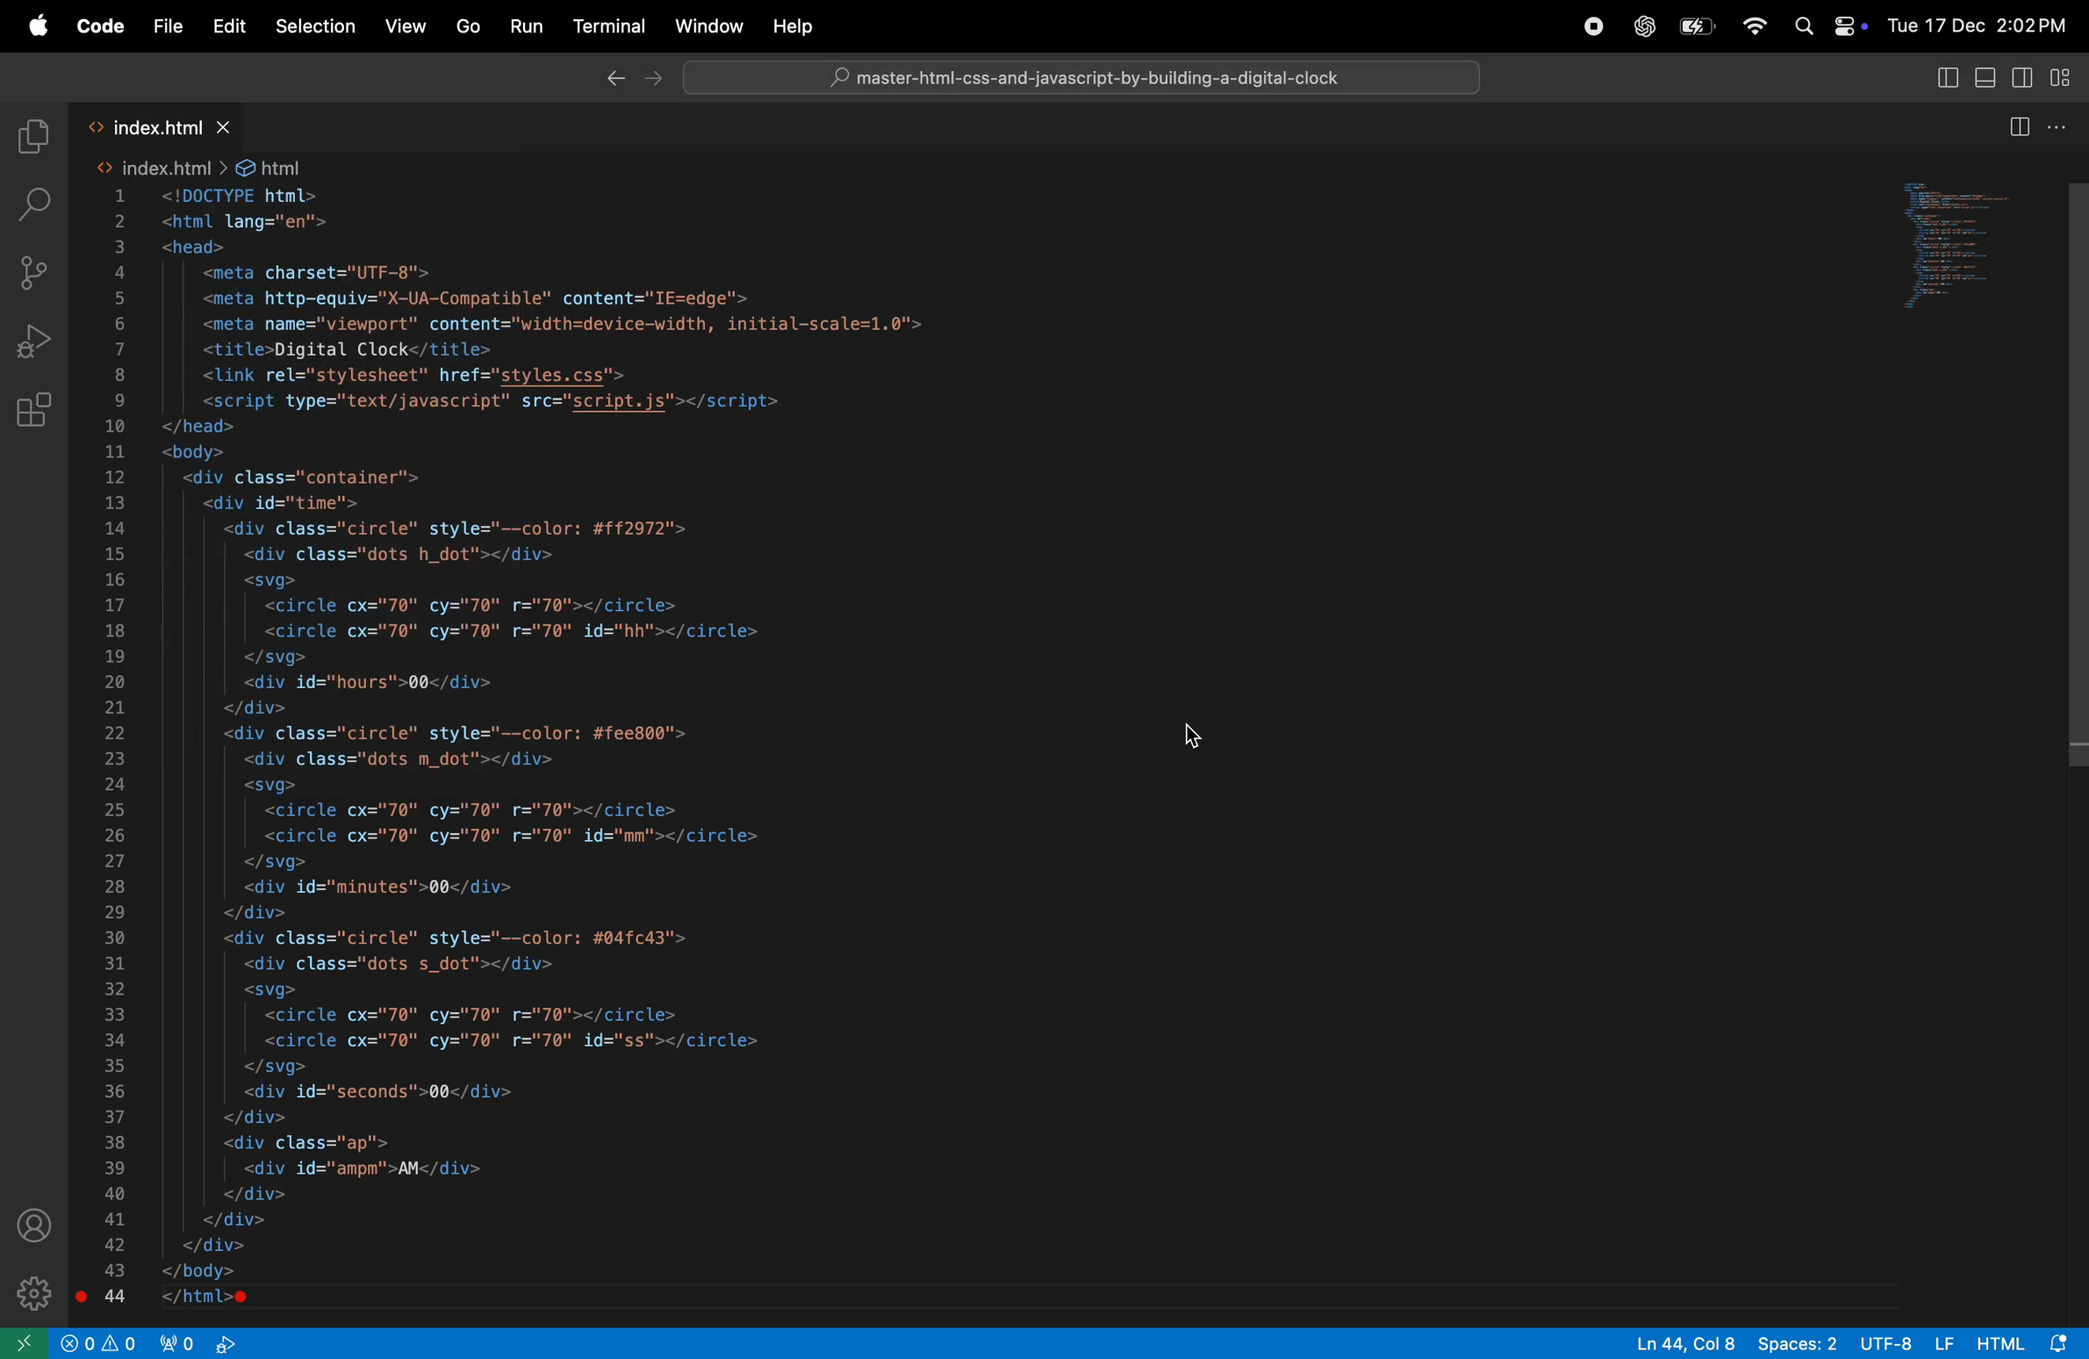 This screenshot has height=1359, width=2089. What do you see at coordinates (118, 746) in the screenshot?
I see `line numbers` at bounding box center [118, 746].